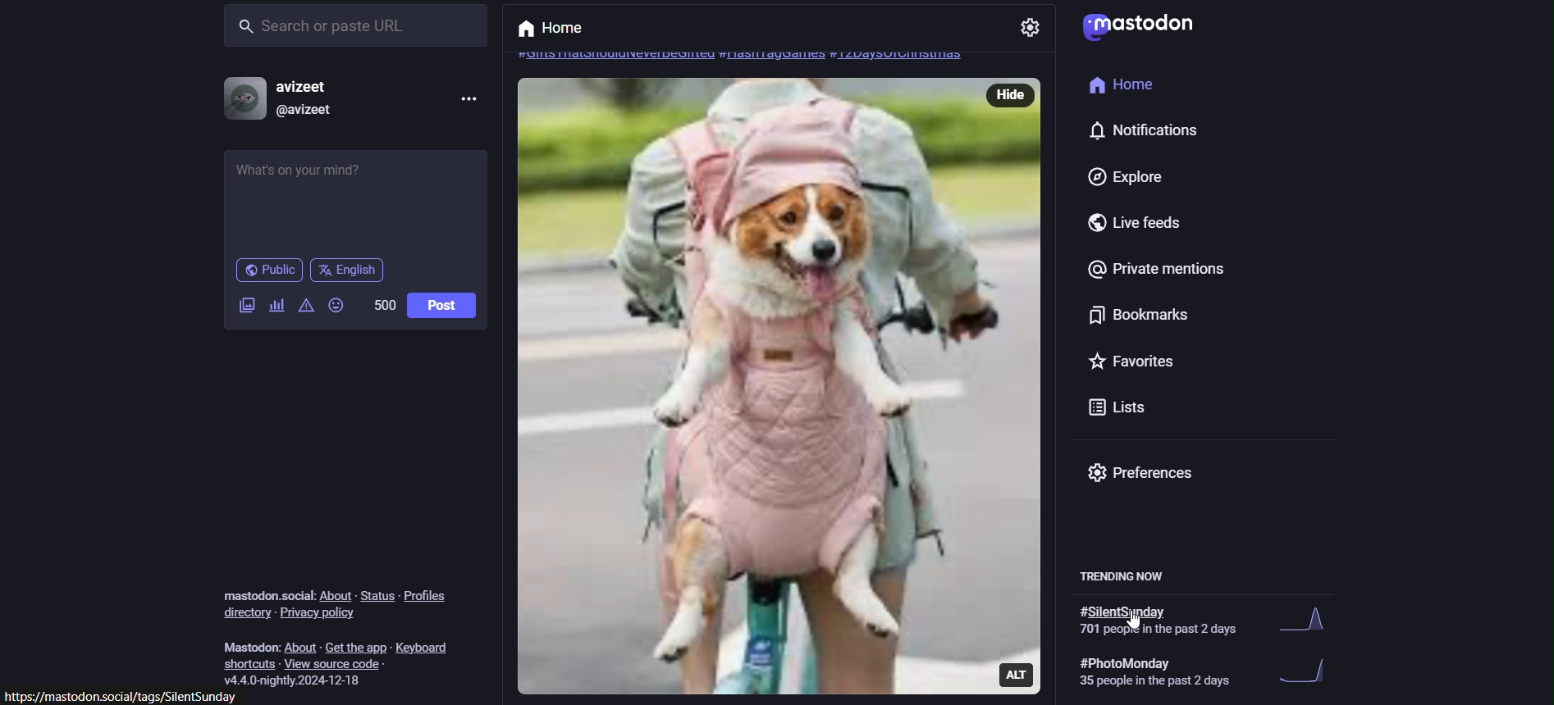  Describe the element at coordinates (1113, 316) in the screenshot. I see `Bookmarks` at that location.